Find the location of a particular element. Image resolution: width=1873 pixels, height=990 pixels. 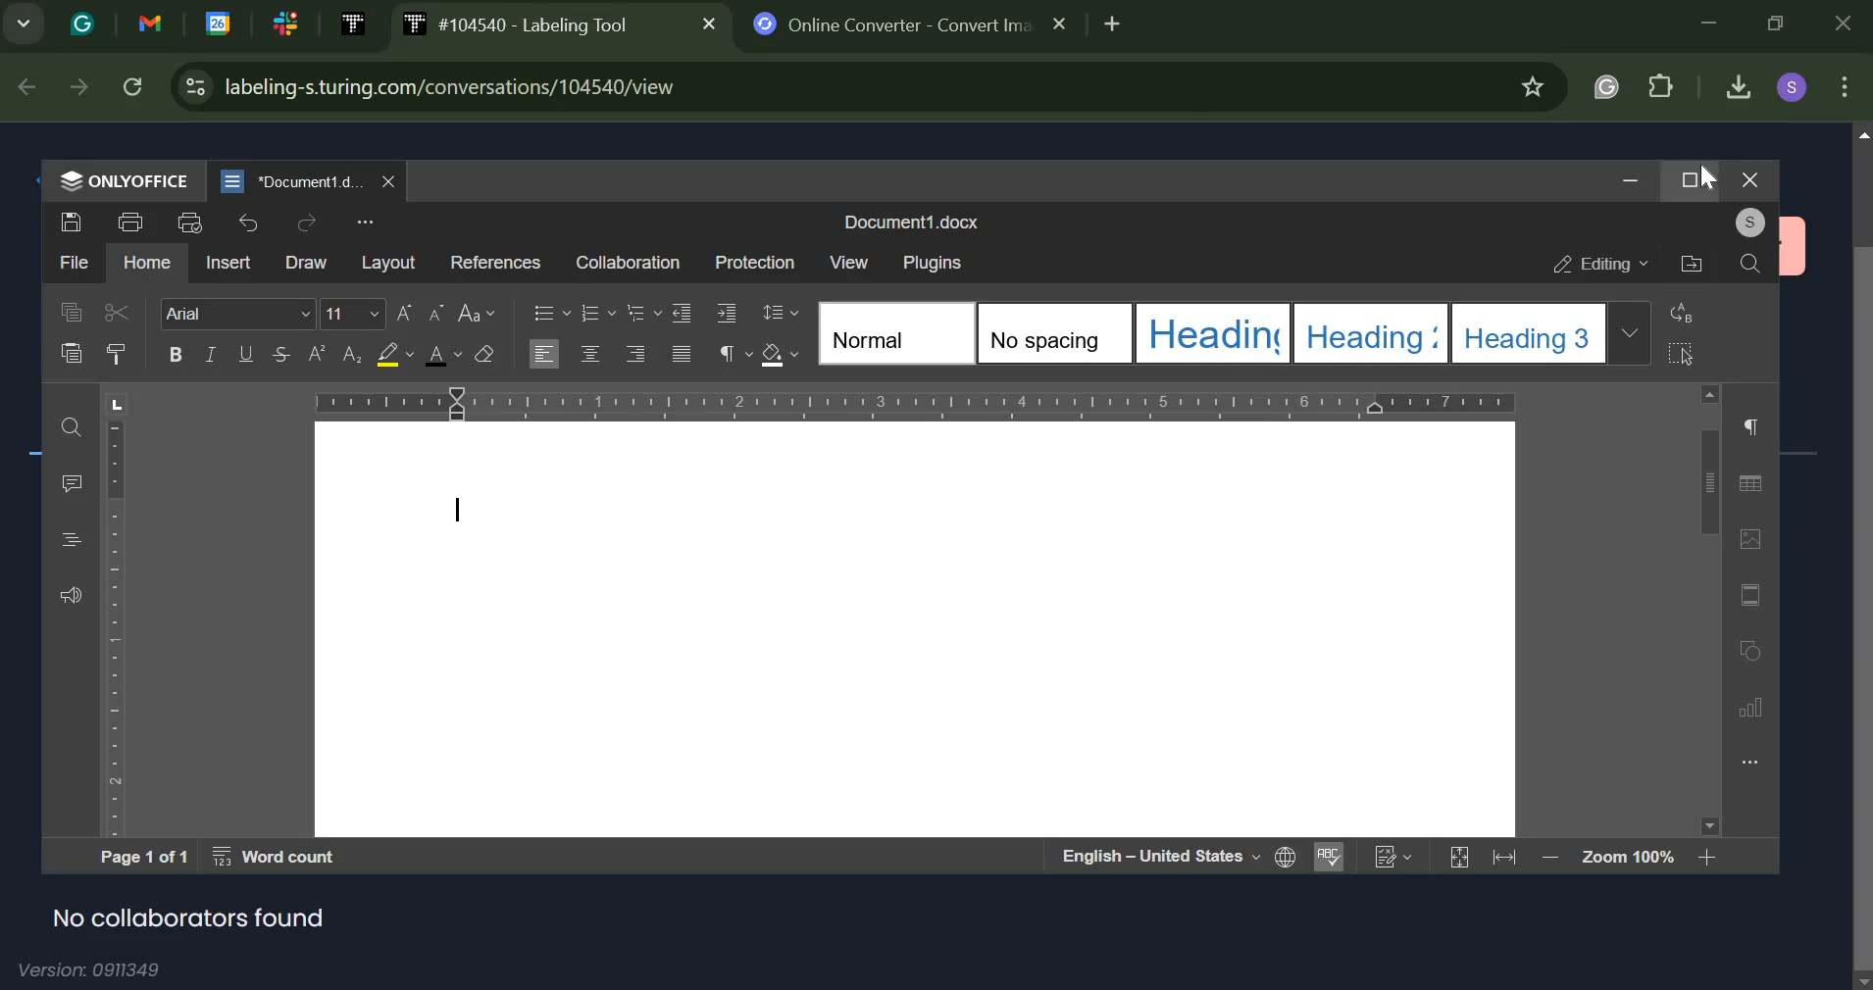

logo is located at coordinates (765, 23).